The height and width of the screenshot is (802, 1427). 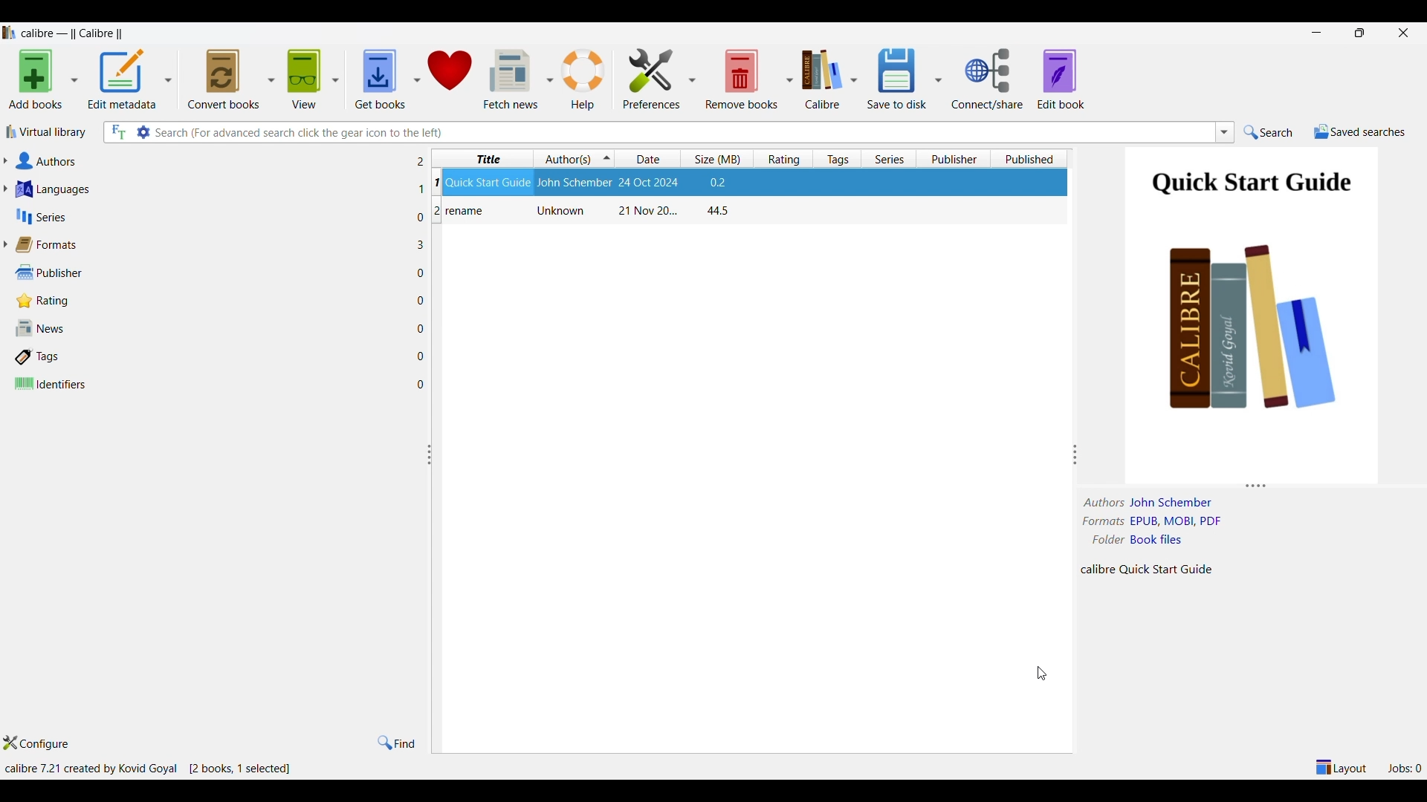 What do you see at coordinates (957, 158) in the screenshot?
I see `Publisher column` at bounding box center [957, 158].